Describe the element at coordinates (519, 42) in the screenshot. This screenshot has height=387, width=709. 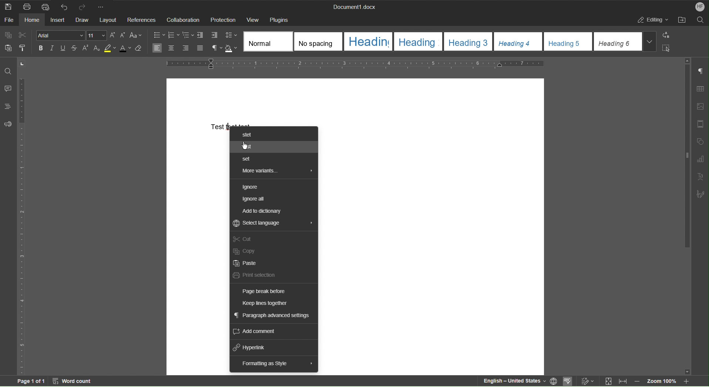
I see `Heading 4` at that location.